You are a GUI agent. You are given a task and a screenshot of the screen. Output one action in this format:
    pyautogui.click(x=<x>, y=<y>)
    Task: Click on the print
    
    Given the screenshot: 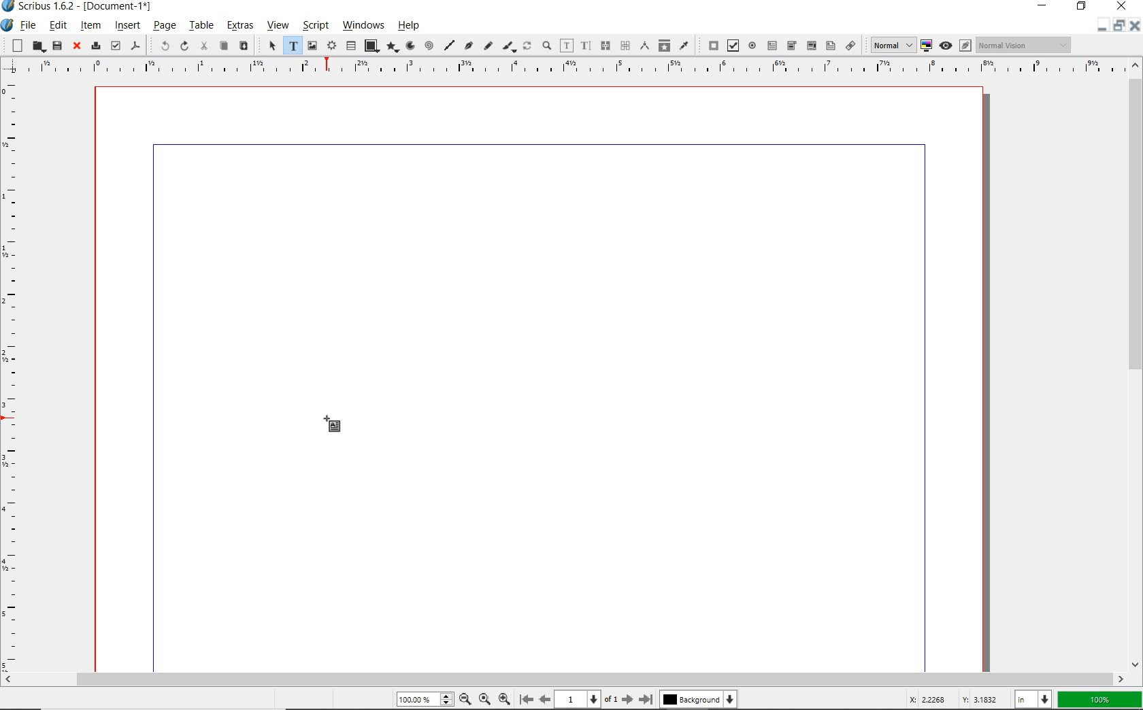 What is the action you would take?
    pyautogui.click(x=95, y=45)
    